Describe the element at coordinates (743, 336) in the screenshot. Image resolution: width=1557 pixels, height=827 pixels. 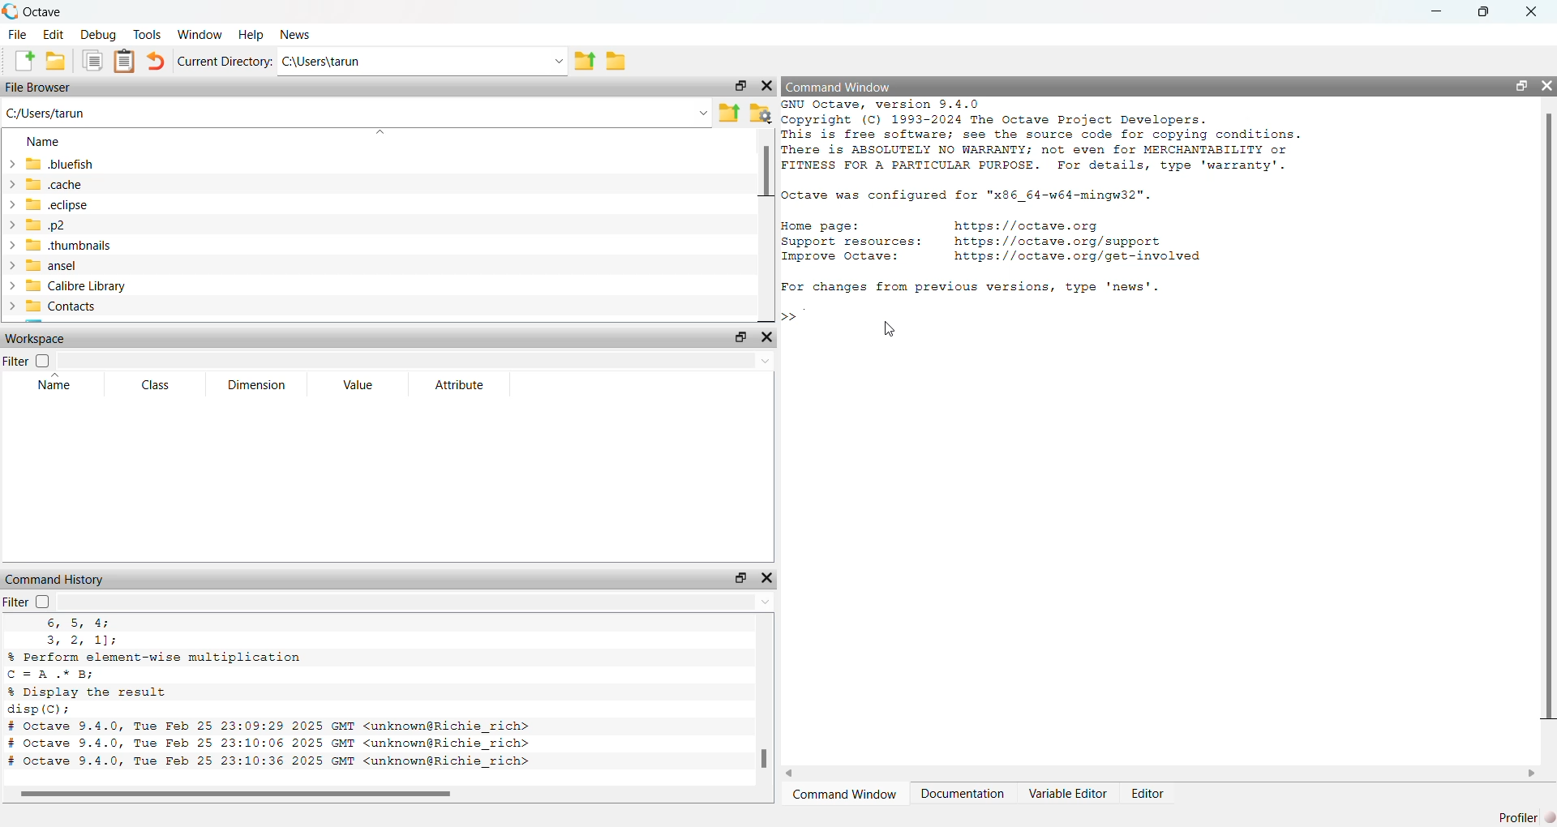
I see `Restore Down` at that location.